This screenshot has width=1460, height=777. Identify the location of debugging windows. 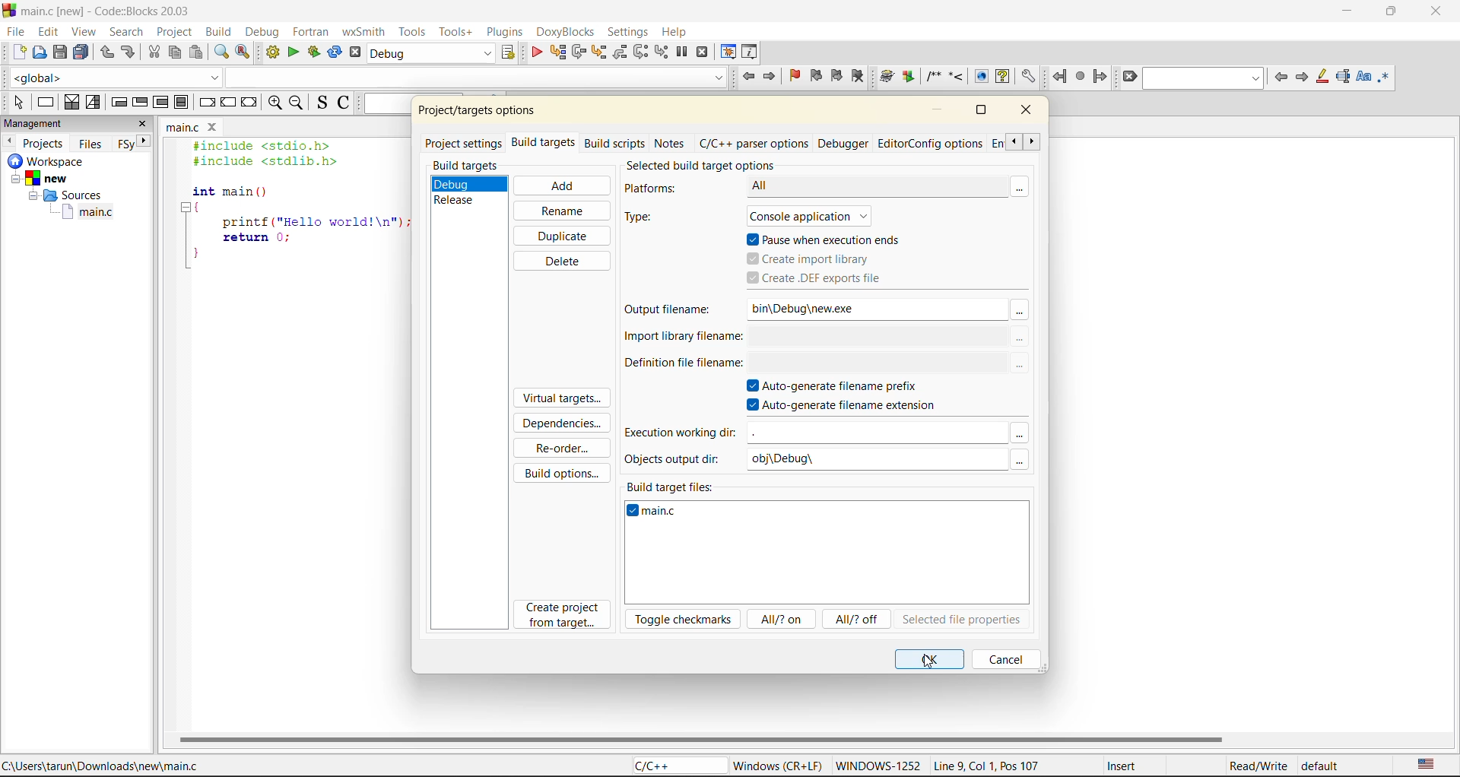
(728, 52).